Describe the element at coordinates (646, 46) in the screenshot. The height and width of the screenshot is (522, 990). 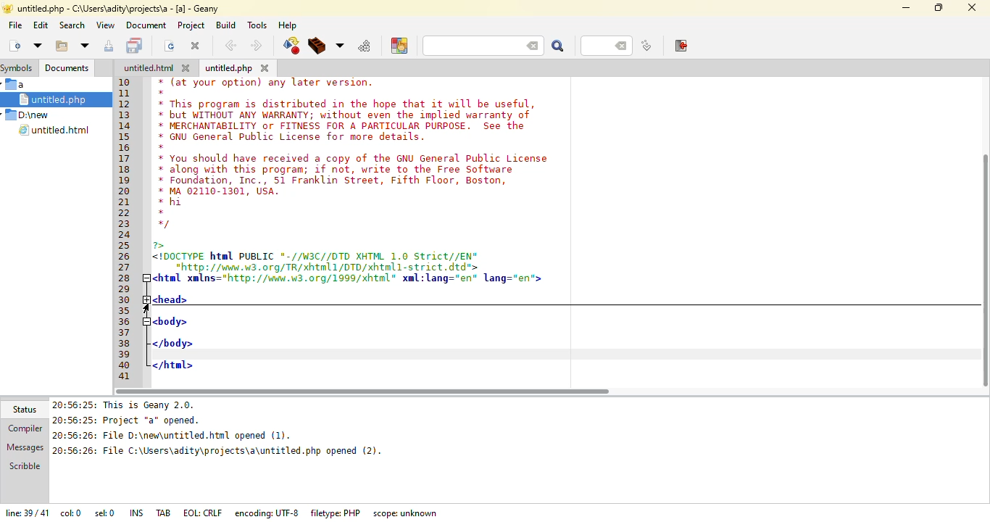
I see `jump` at that location.